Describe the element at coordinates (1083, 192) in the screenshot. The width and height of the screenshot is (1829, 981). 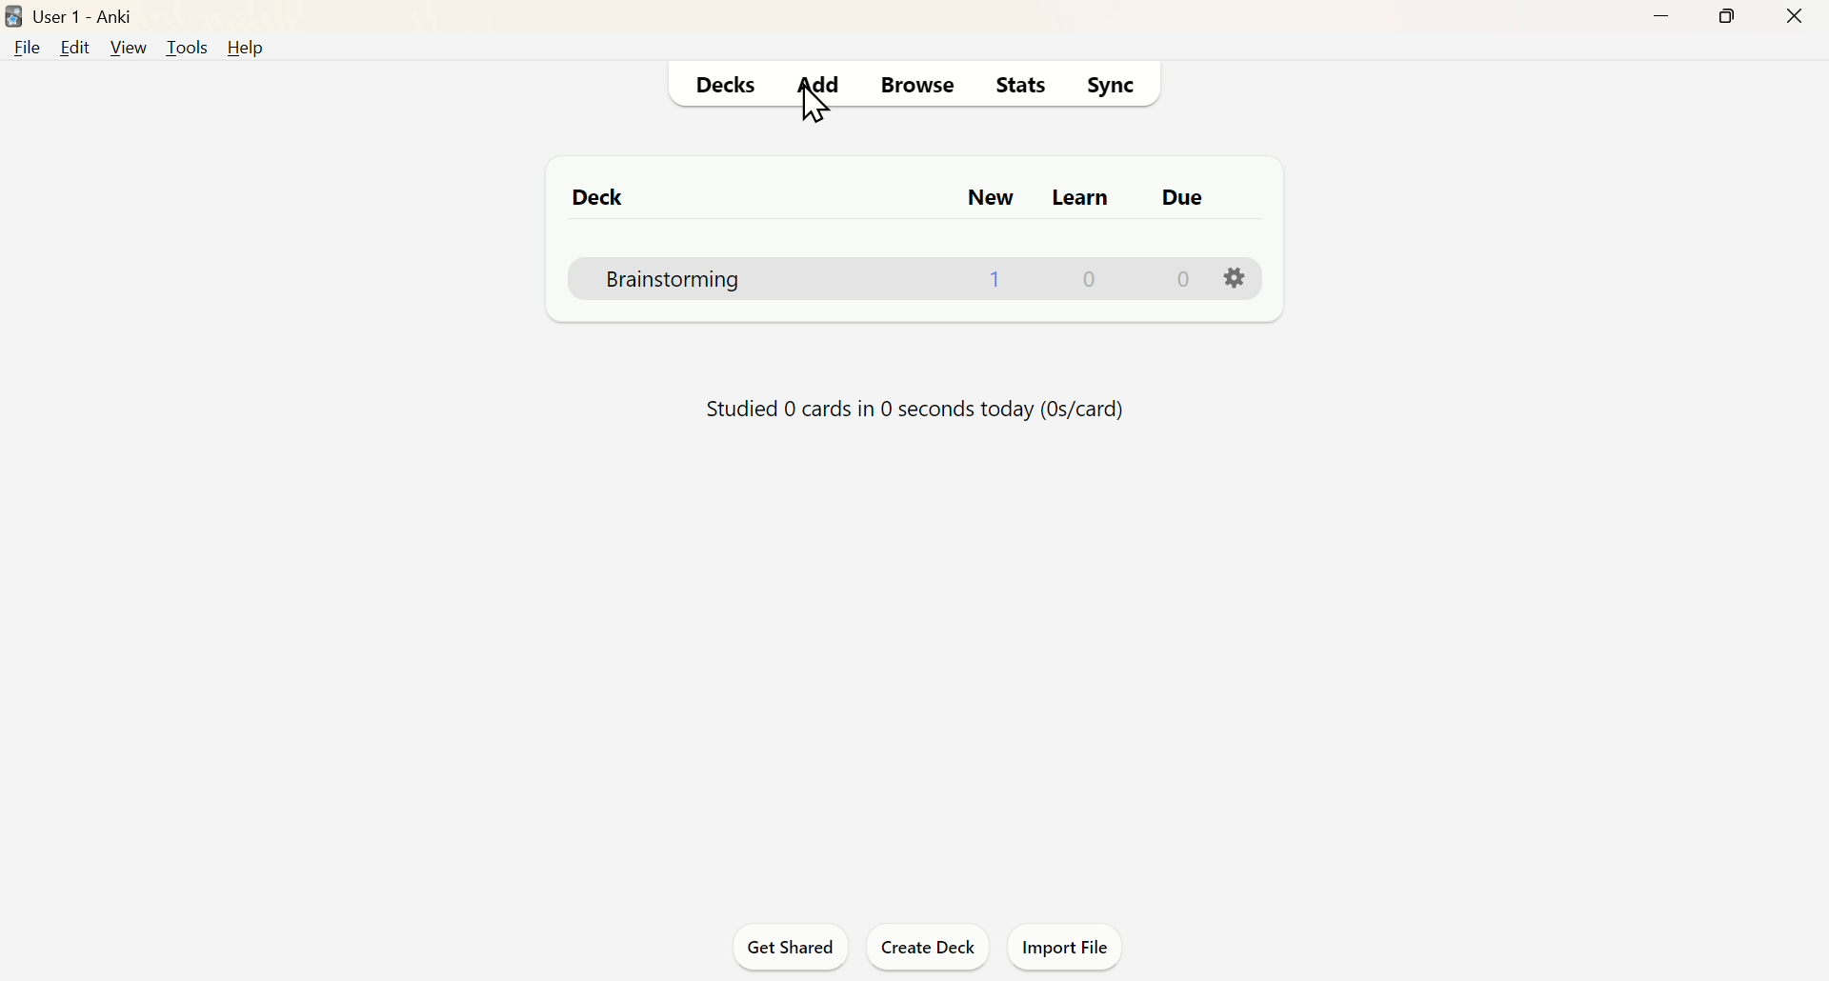
I see `Learn` at that location.